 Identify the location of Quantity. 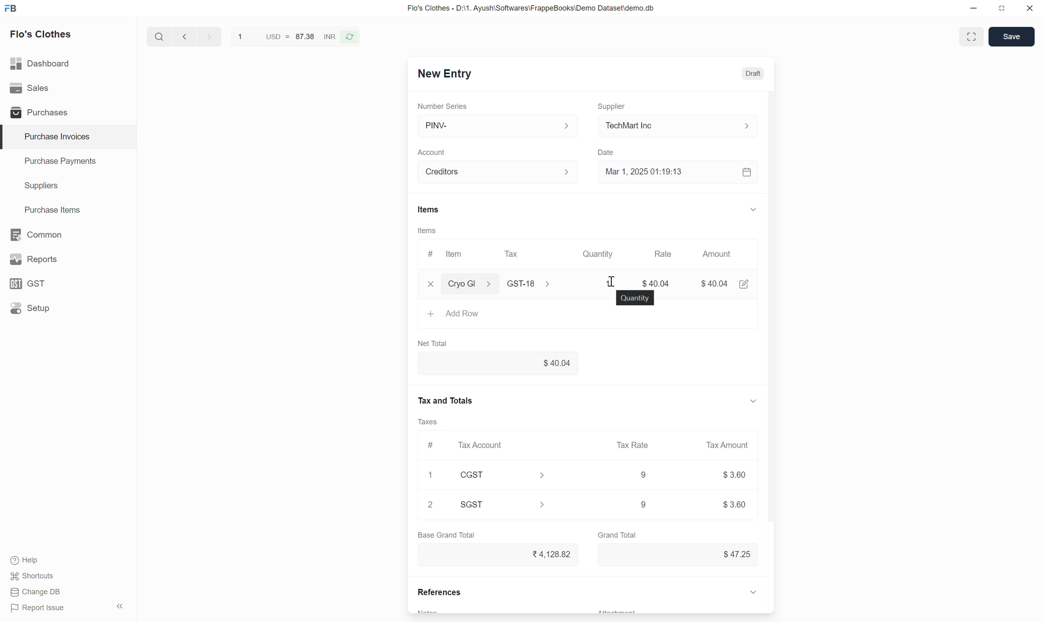
(604, 254).